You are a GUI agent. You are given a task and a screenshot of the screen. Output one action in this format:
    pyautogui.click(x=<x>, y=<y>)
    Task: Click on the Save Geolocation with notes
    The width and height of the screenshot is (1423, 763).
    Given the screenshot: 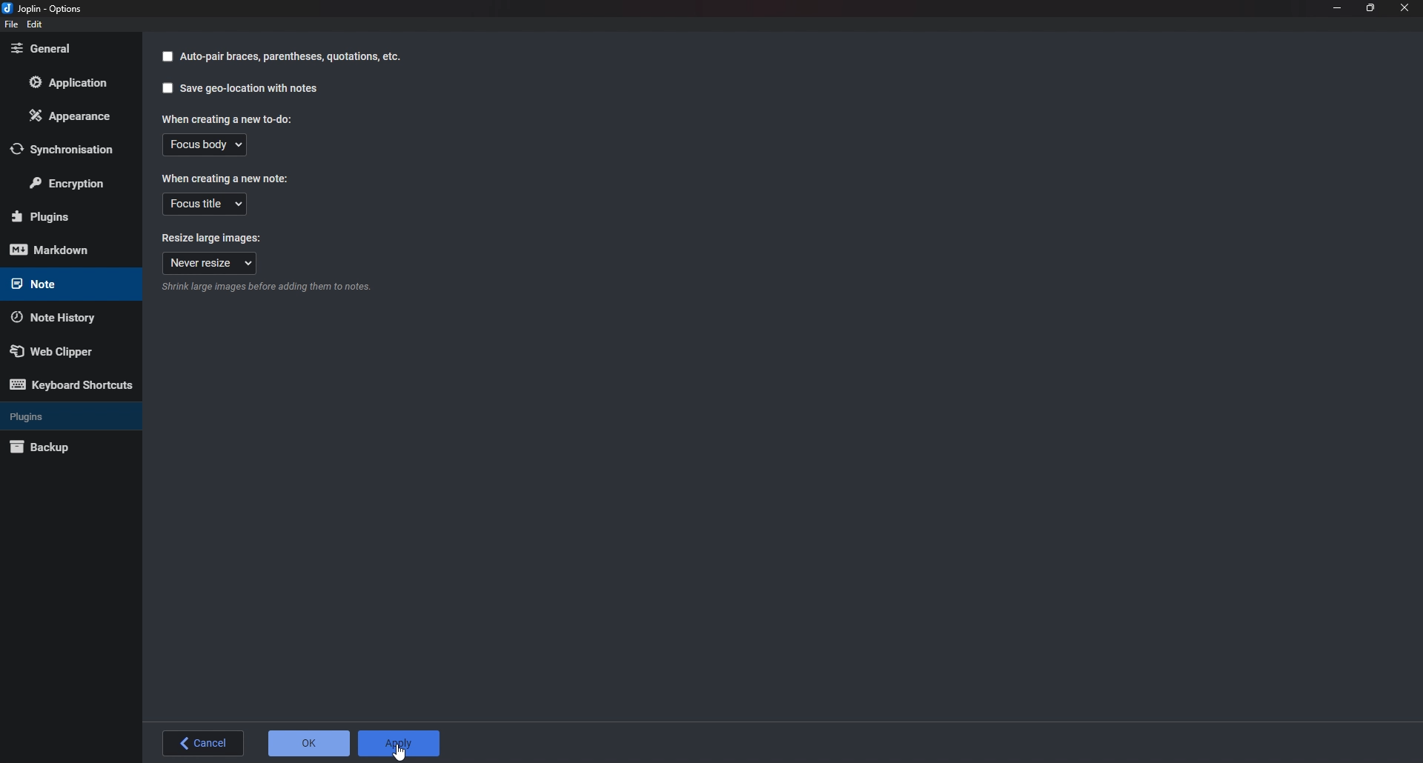 What is the action you would take?
    pyautogui.click(x=237, y=90)
    